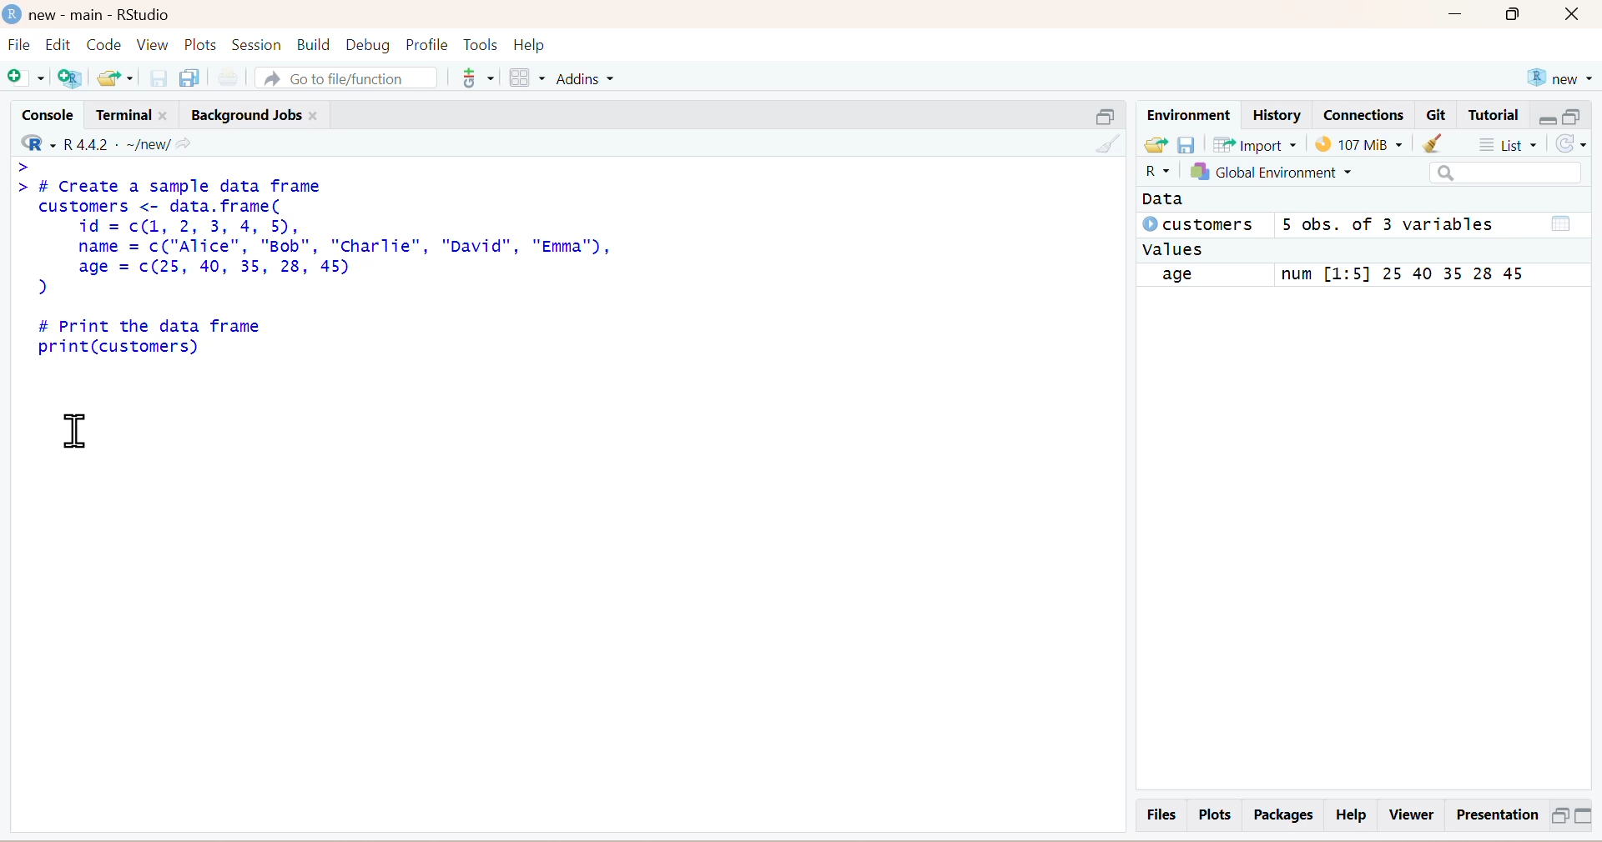 The height and width of the screenshot is (842, 1602). I want to click on Plots, so click(203, 44).